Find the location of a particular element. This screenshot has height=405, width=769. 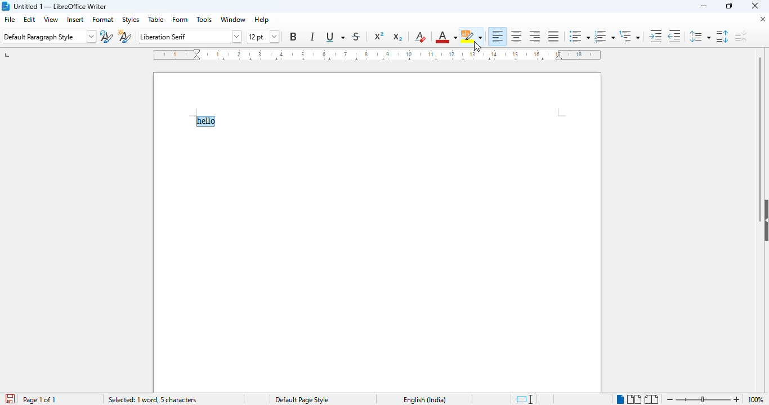

view is located at coordinates (51, 19).